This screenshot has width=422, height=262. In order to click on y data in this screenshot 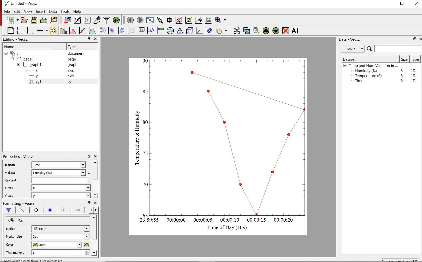, I will do `click(11, 172)`.